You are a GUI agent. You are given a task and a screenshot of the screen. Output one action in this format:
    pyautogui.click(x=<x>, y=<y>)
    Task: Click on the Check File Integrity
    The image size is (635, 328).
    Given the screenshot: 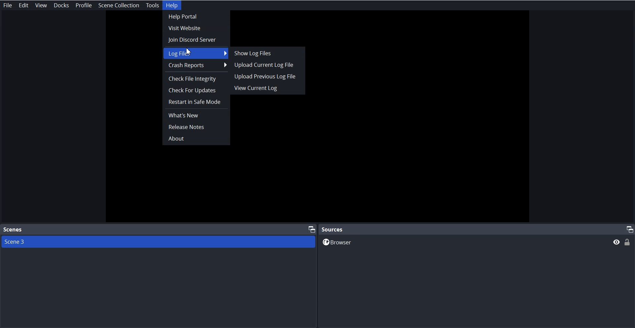 What is the action you would take?
    pyautogui.click(x=196, y=79)
    